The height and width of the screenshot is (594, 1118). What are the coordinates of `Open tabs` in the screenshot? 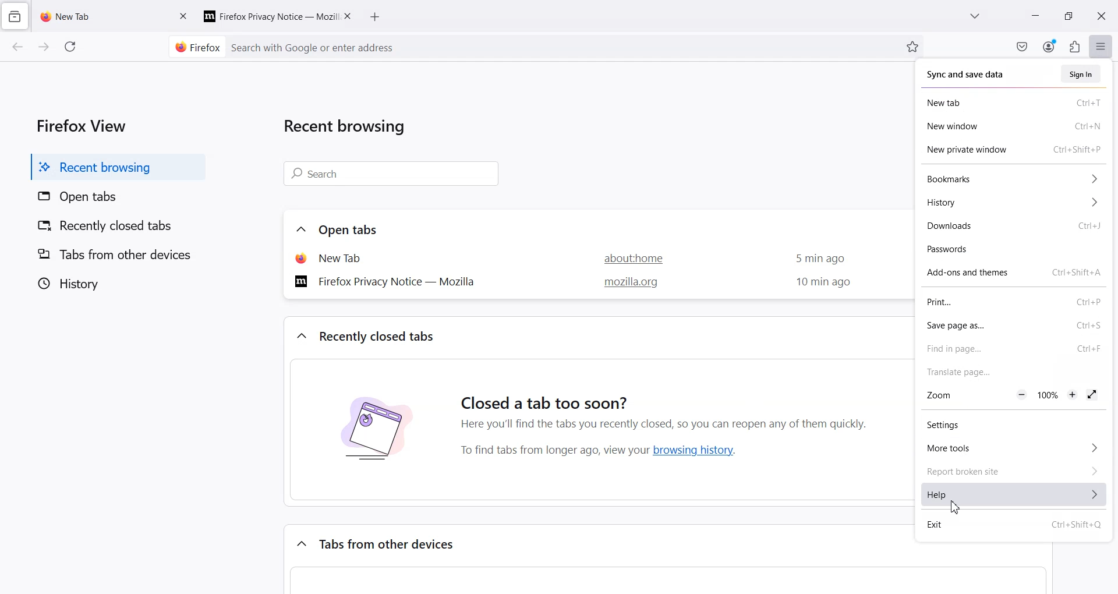 It's located at (351, 229).